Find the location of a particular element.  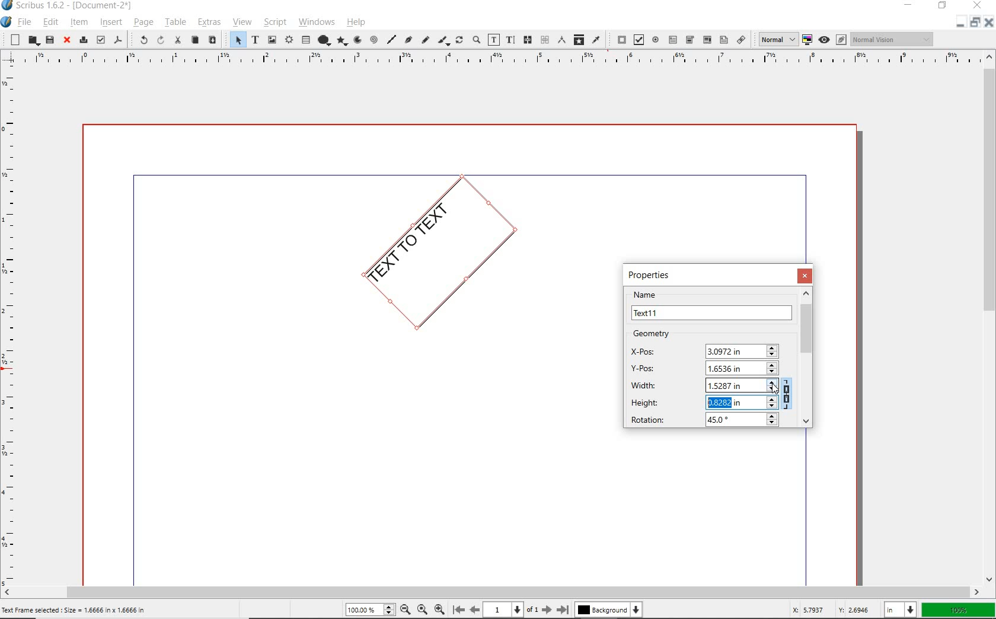

pdf combo box is located at coordinates (707, 40).